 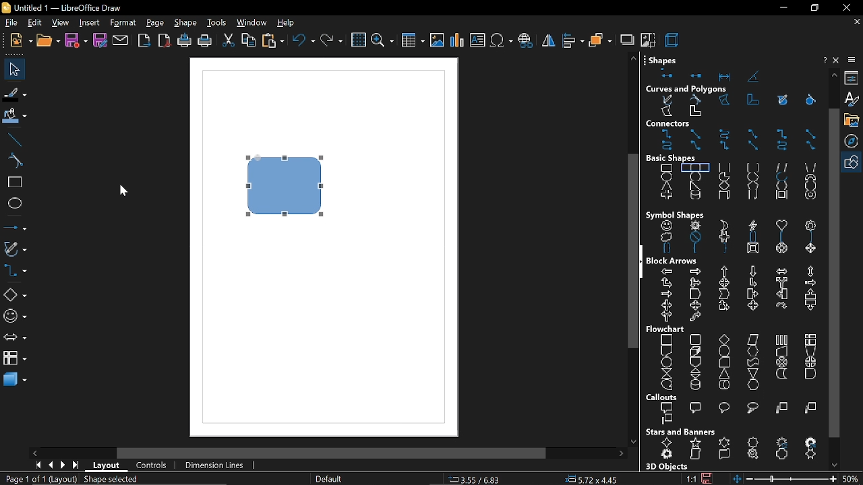 I want to click on page, so click(x=156, y=24).